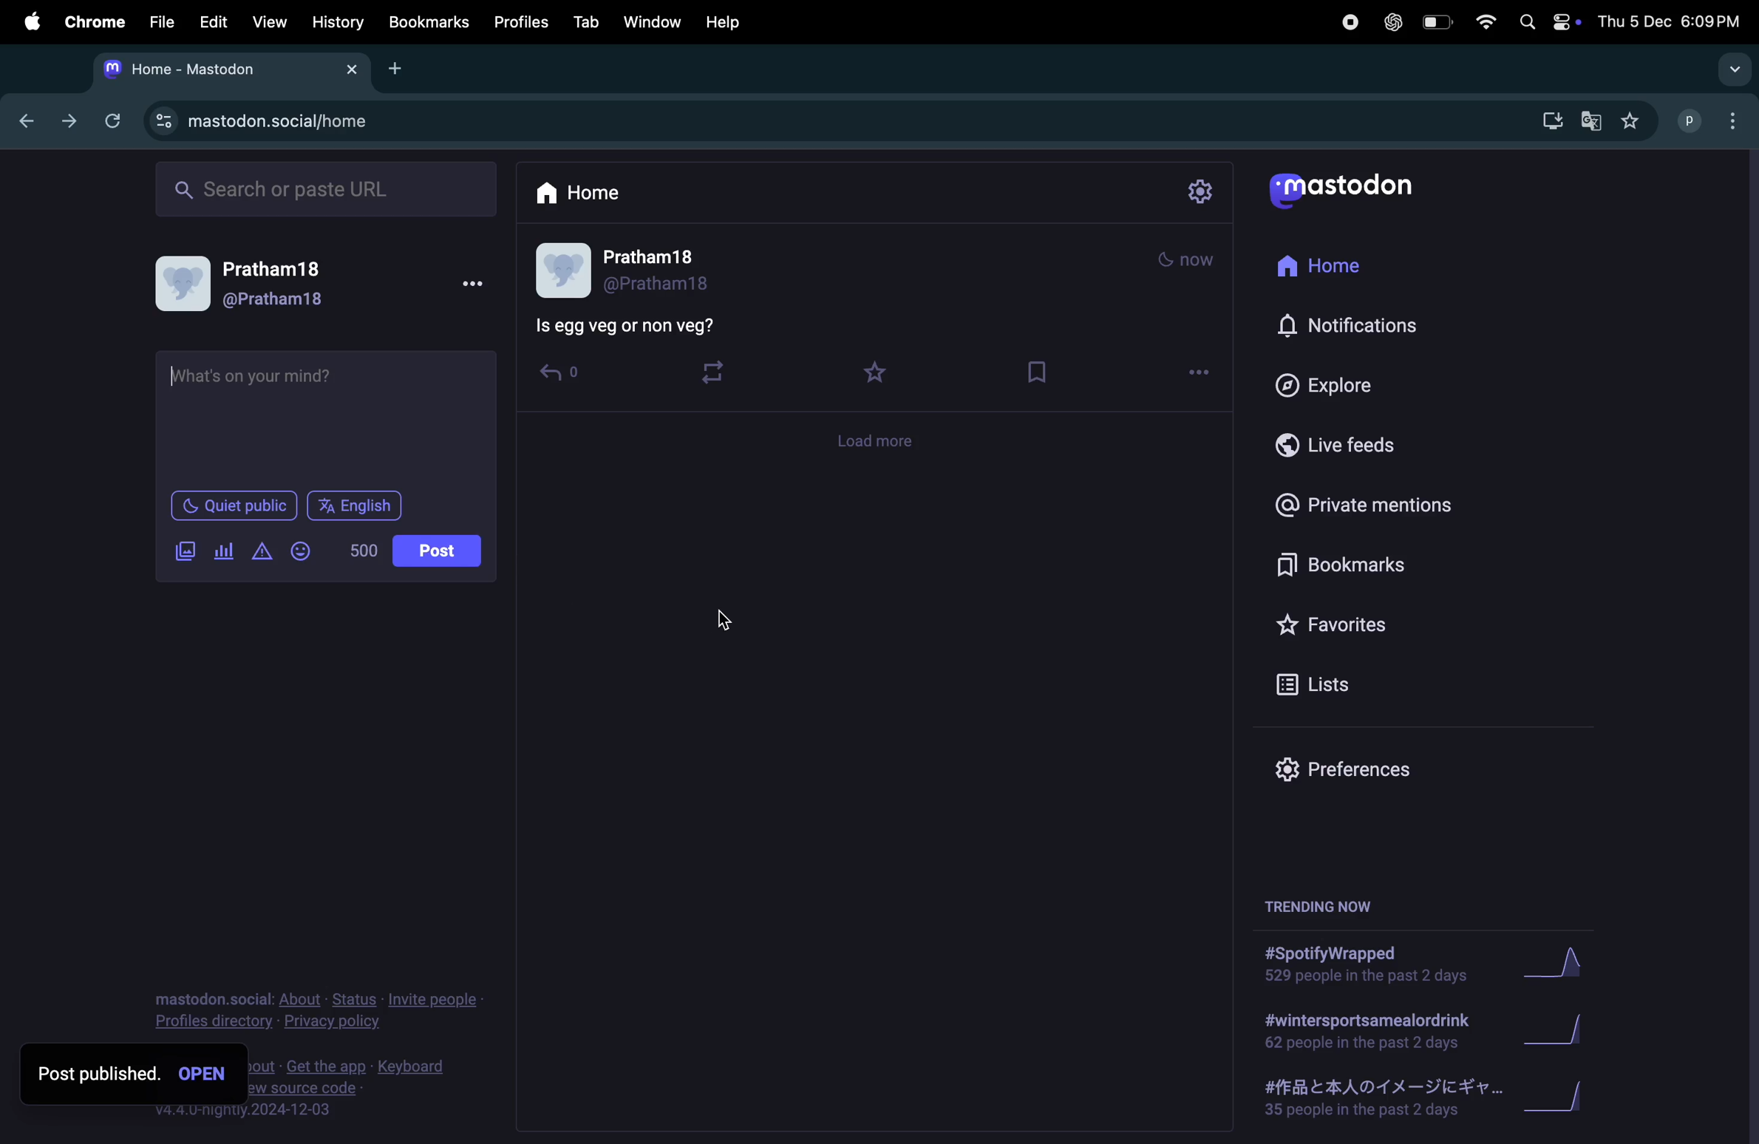 The height and width of the screenshot is (1144, 1759). What do you see at coordinates (1367, 505) in the screenshot?
I see `private mentions` at bounding box center [1367, 505].